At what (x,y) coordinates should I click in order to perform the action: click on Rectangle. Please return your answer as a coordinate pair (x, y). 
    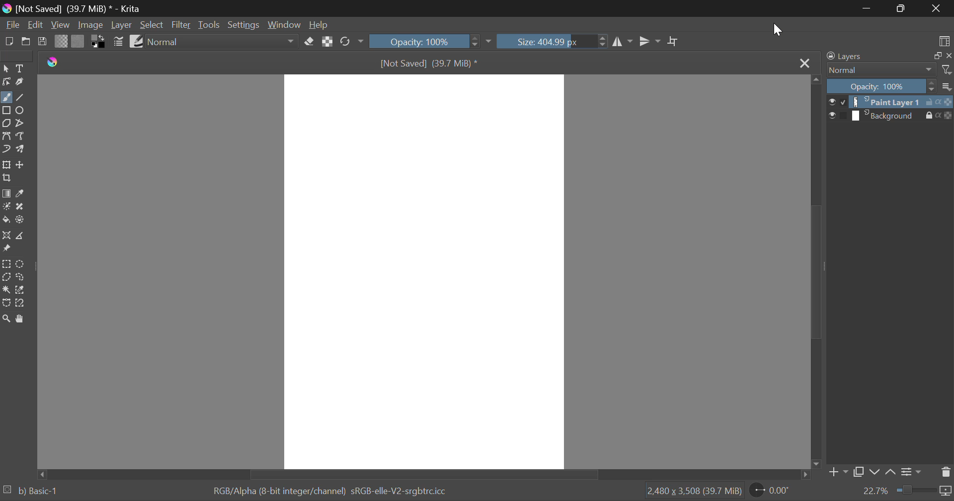
    Looking at the image, I should click on (7, 111).